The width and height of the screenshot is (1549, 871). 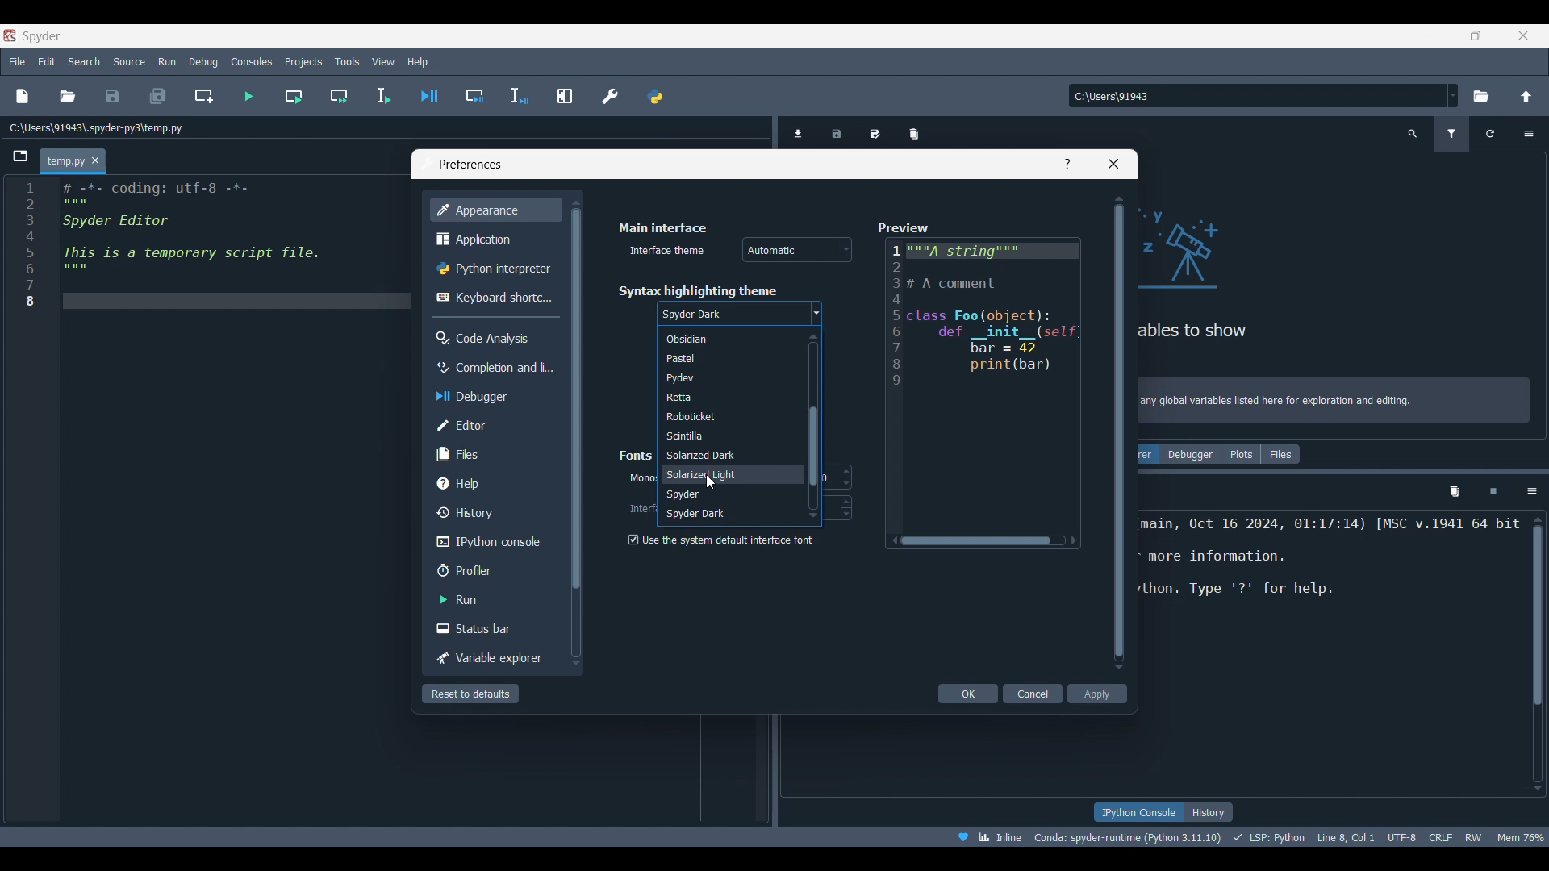 I want to click on pydev, so click(x=719, y=378).